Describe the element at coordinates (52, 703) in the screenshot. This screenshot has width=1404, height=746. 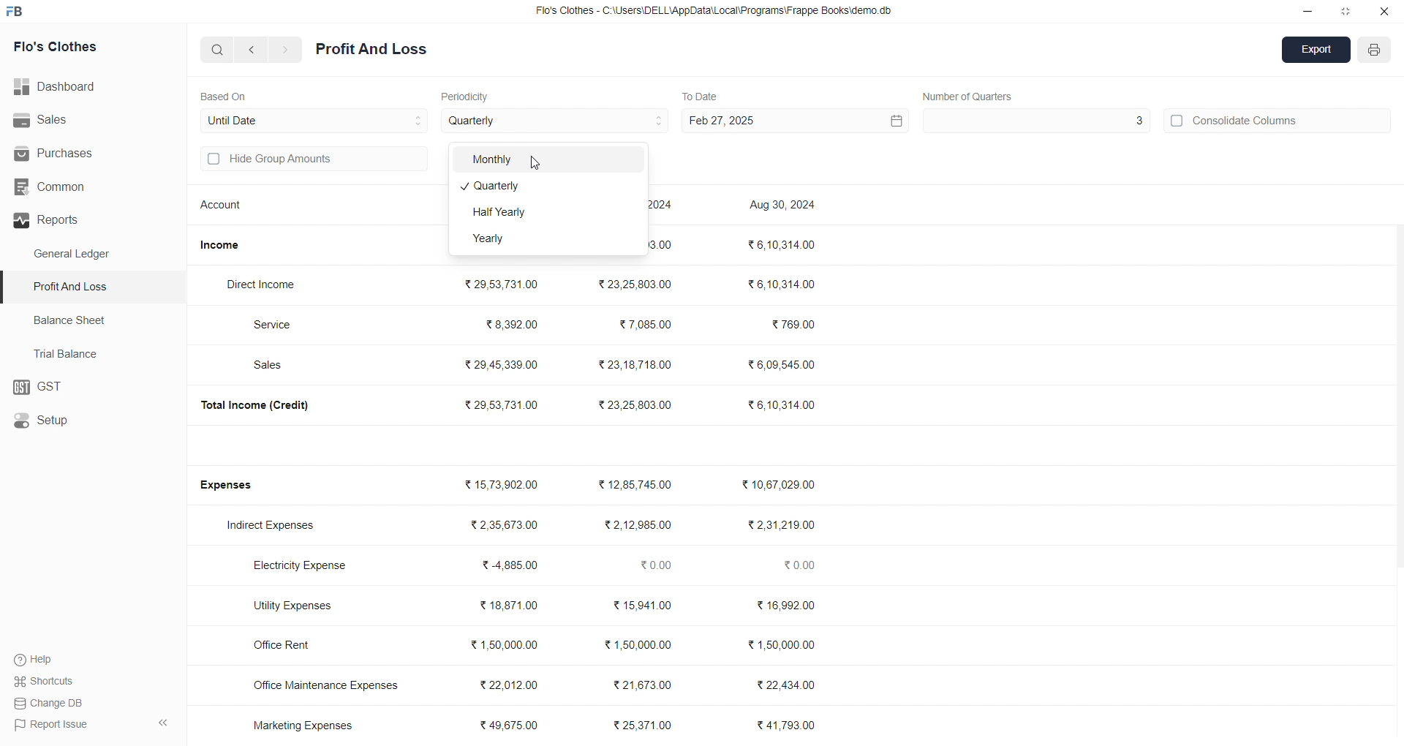
I see `Change DB` at that location.